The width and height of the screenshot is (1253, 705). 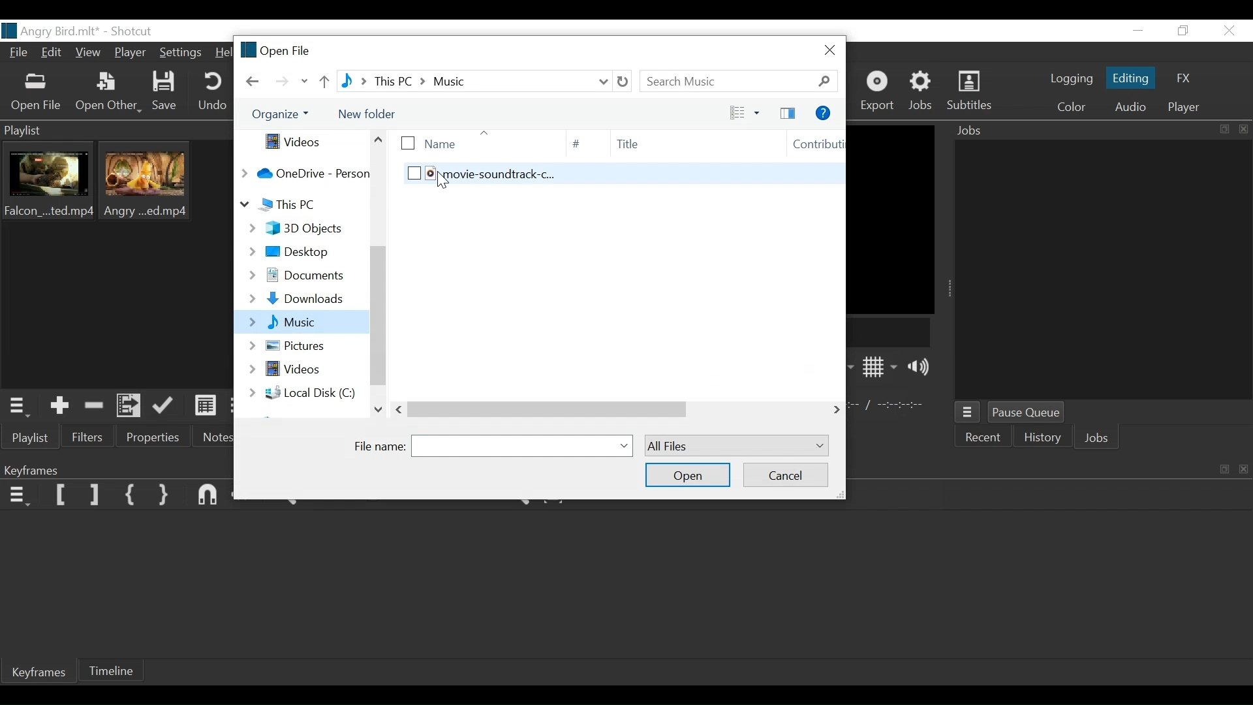 What do you see at coordinates (299, 276) in the screenshot?
I see `Documents` at bounding box center [299, 276].